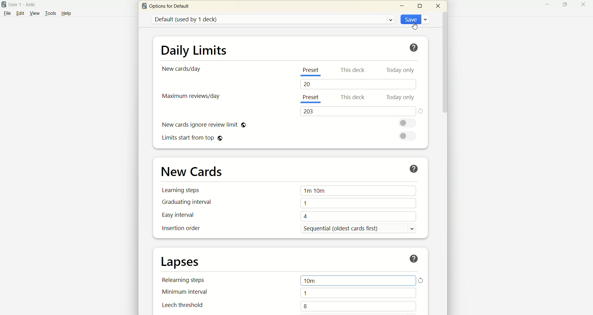  What do you see at coordinates (193, 49) in the screenshot?
I see `daily limits` at bounding box center [193, 49].